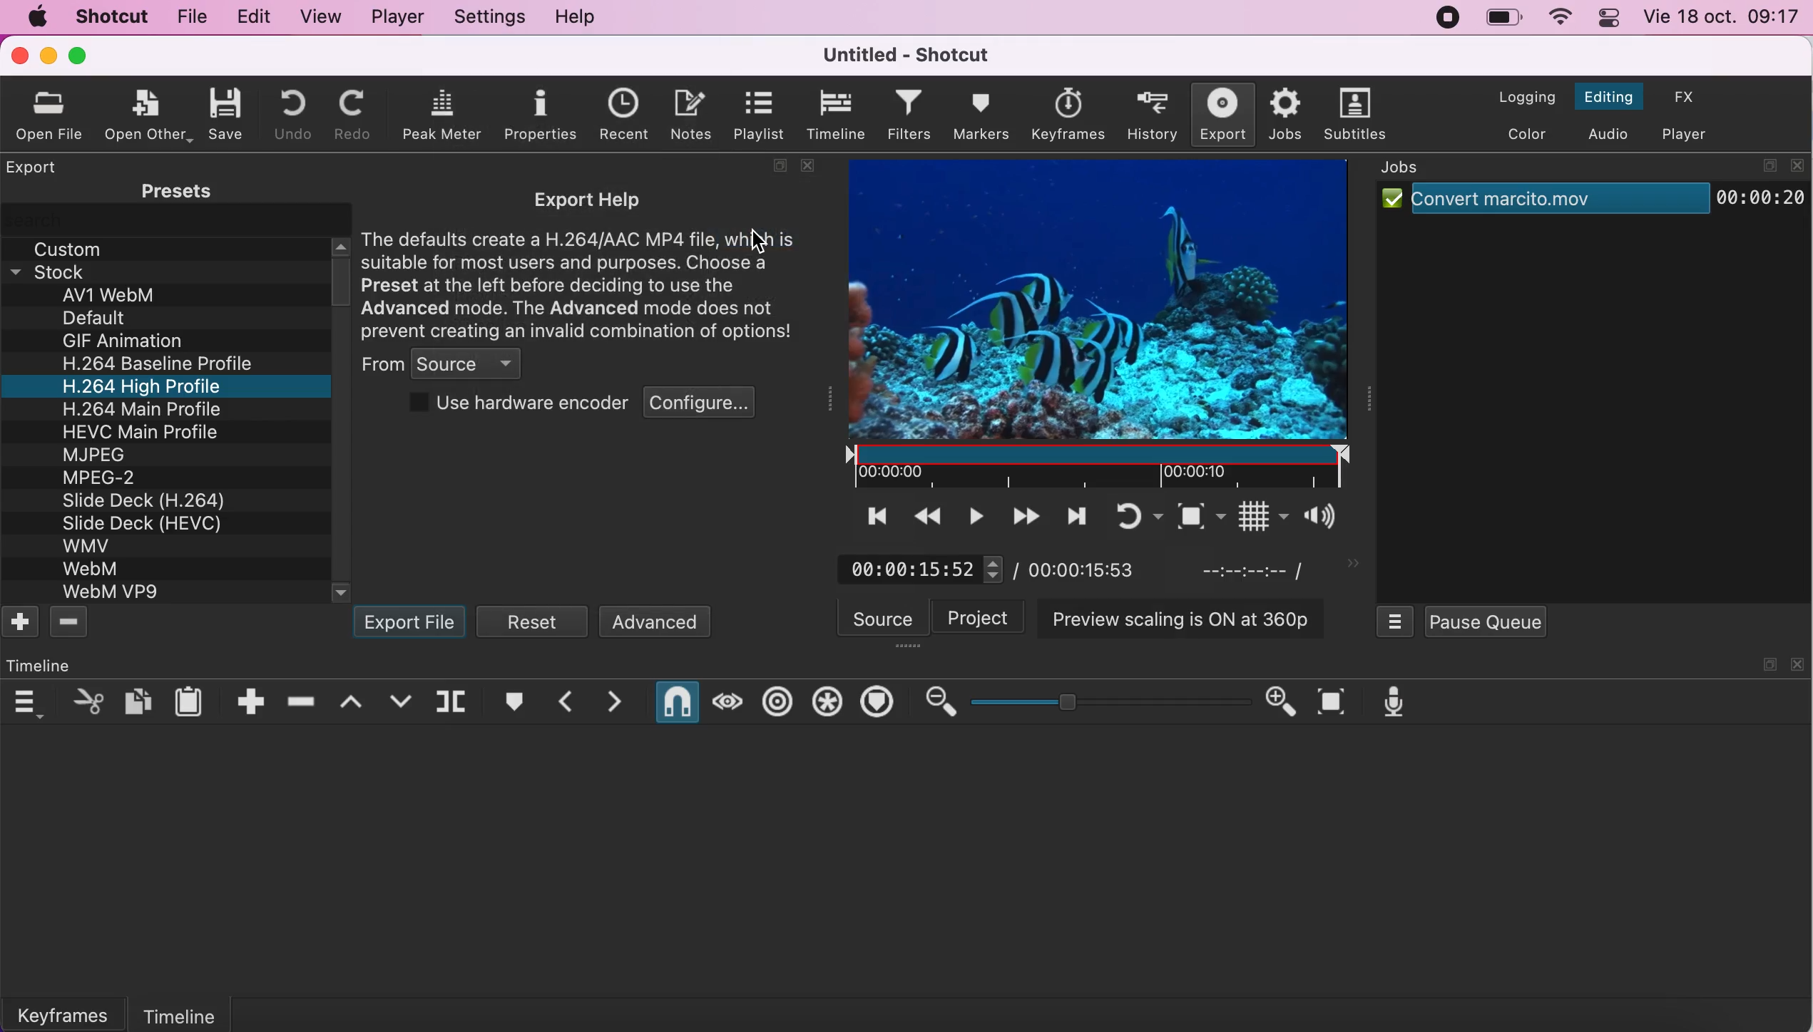 This screenshot has width=1813, height=1032. Describe the element at coordinates (1797, 165) in the screenshot. I see `close` at that location.